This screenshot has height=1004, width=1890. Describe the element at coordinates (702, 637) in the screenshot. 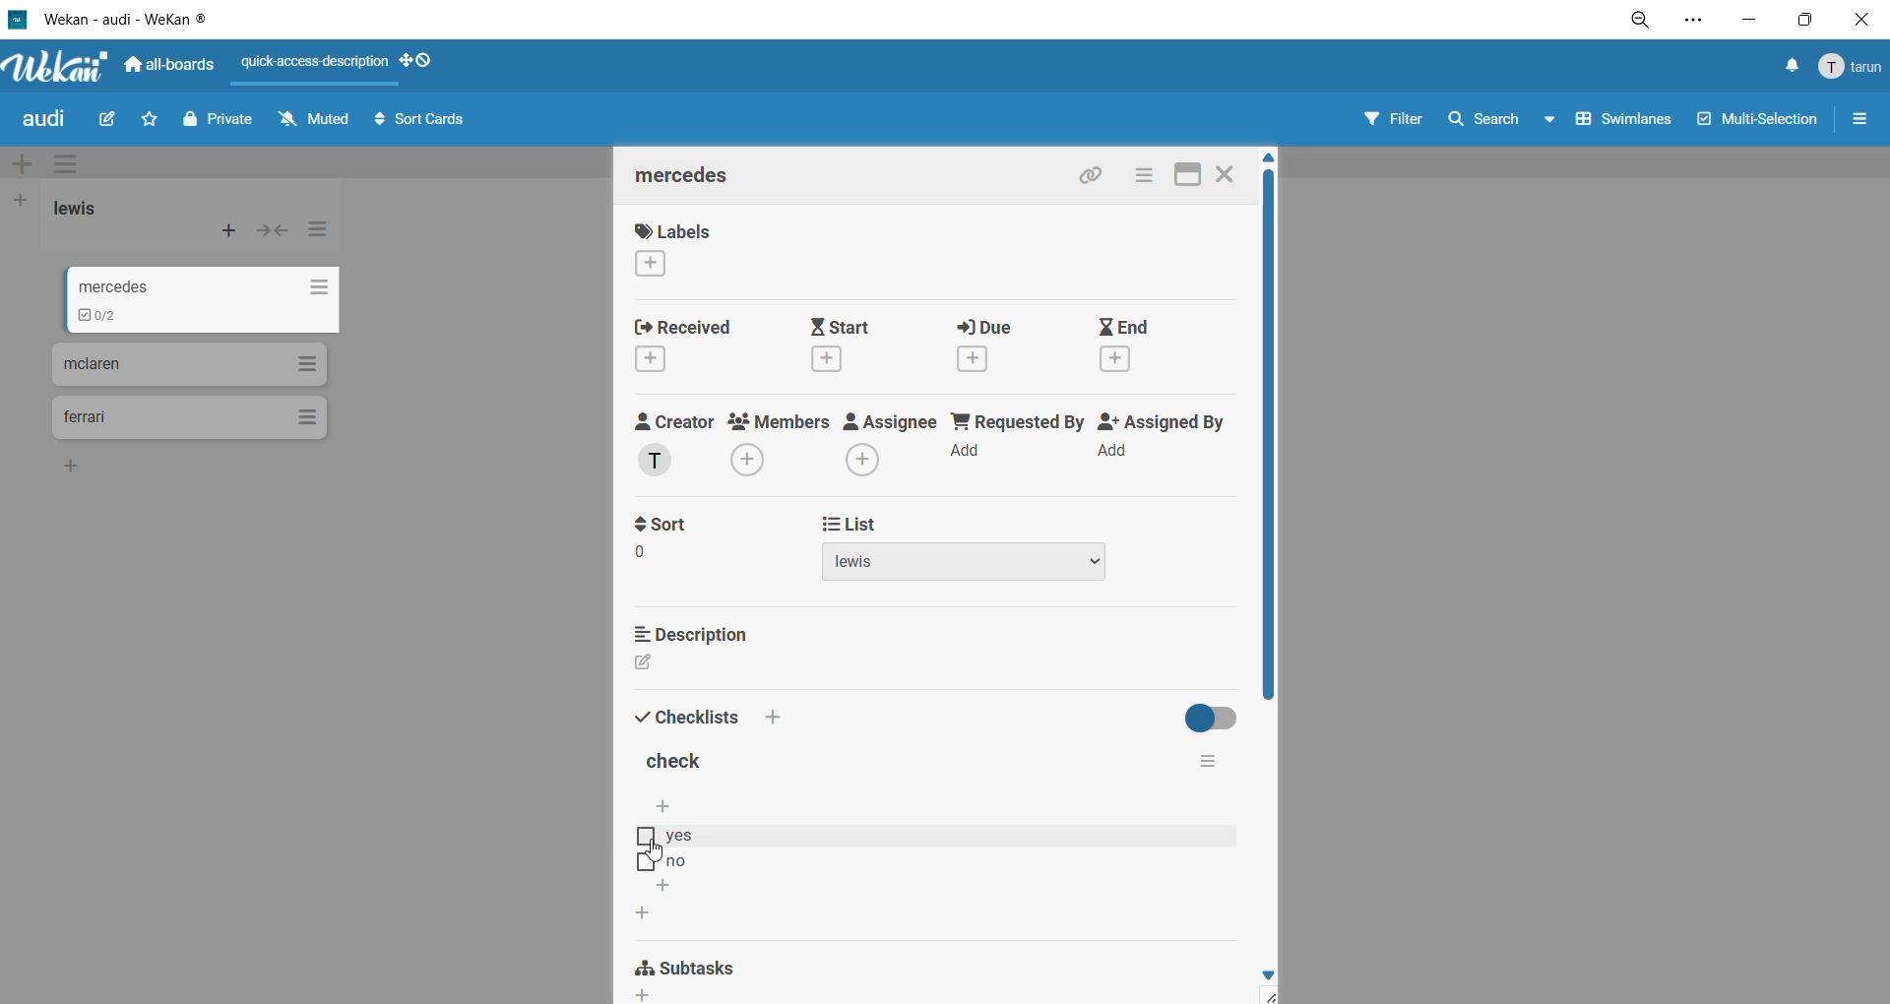

I see `description` at that location.